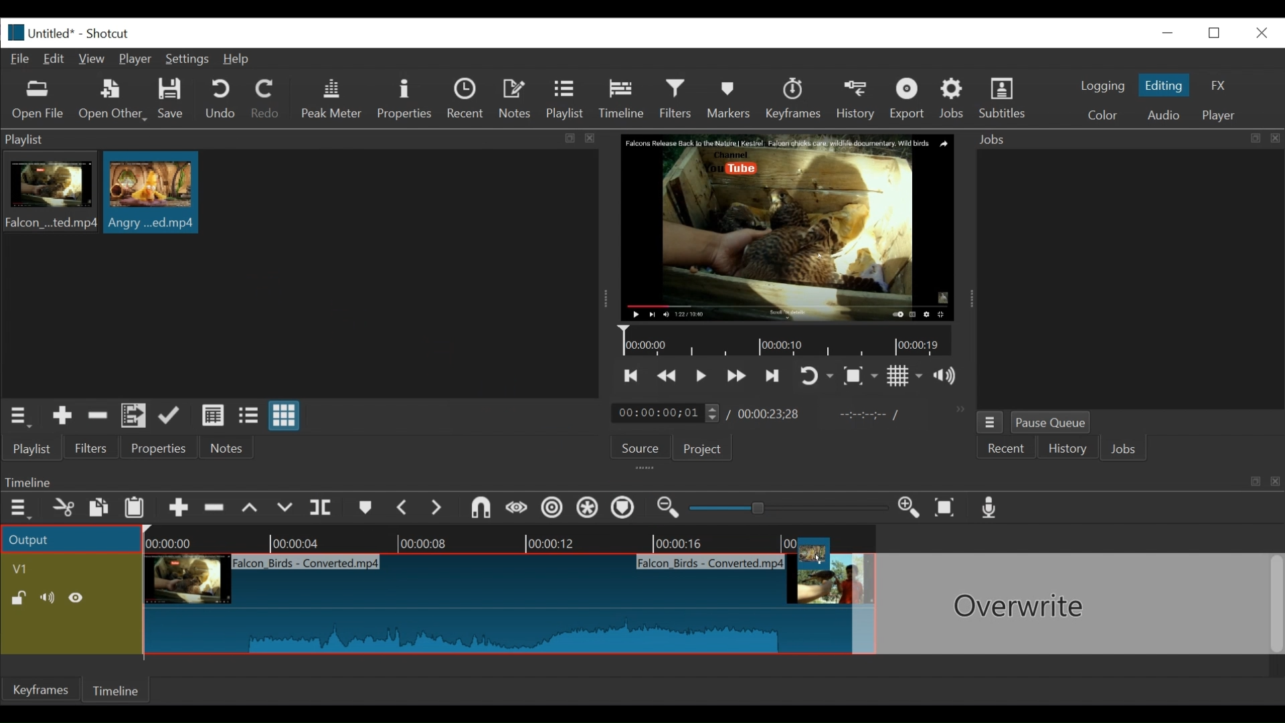 This screenshot has height=723, width=1285. What do you see at coordinates (483, 509) in the screenshot?
I see `snap` at bounding box center [483, 509].